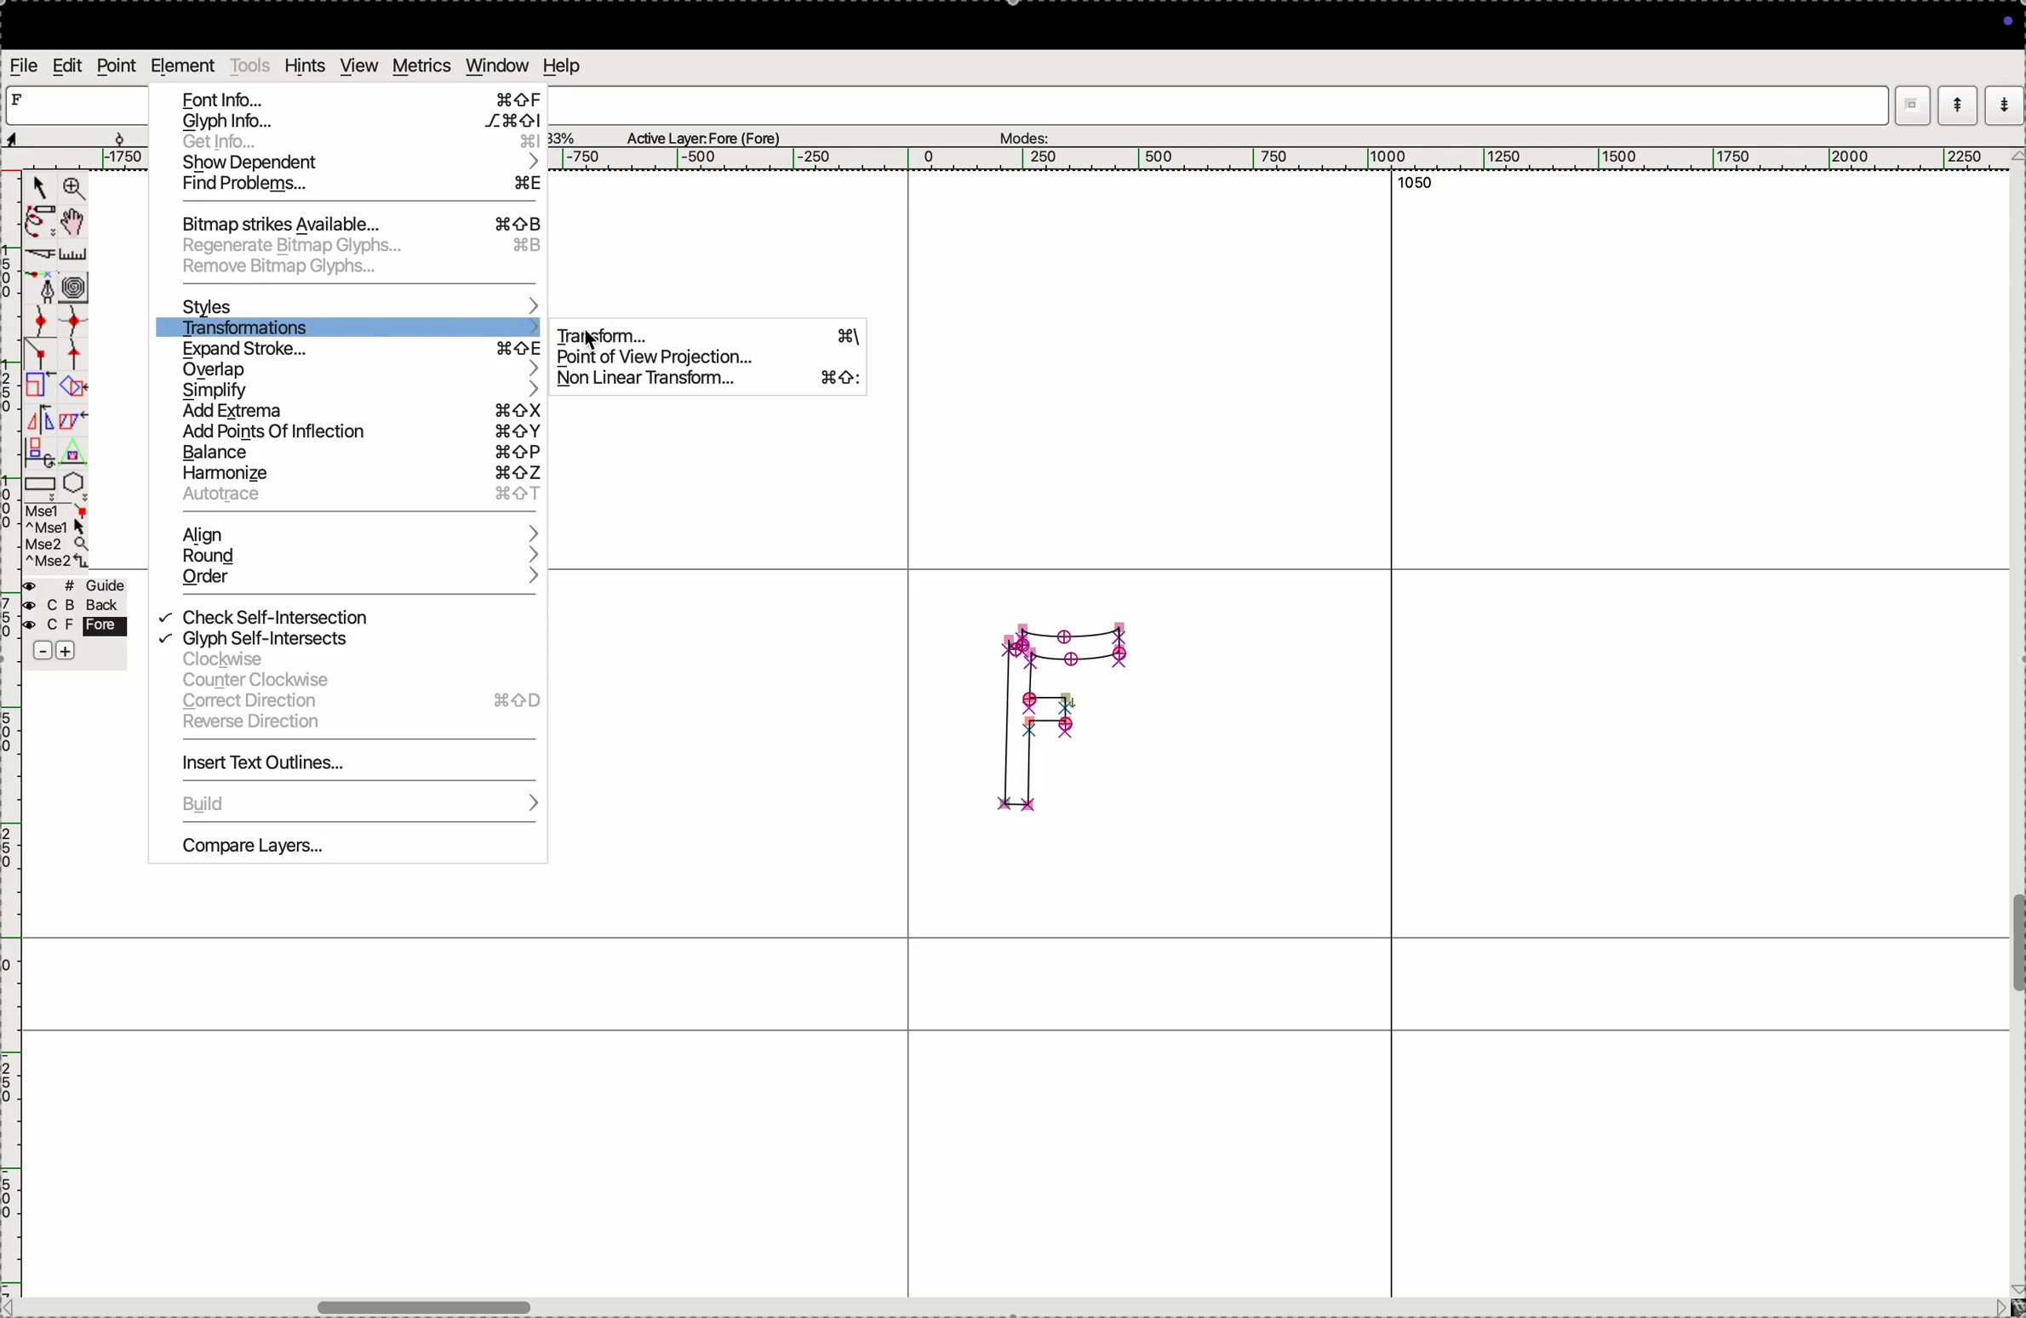  What do you see at coordinates (352, 454) in the screenshot?
I see `balance` at bounding box center [352, 454].